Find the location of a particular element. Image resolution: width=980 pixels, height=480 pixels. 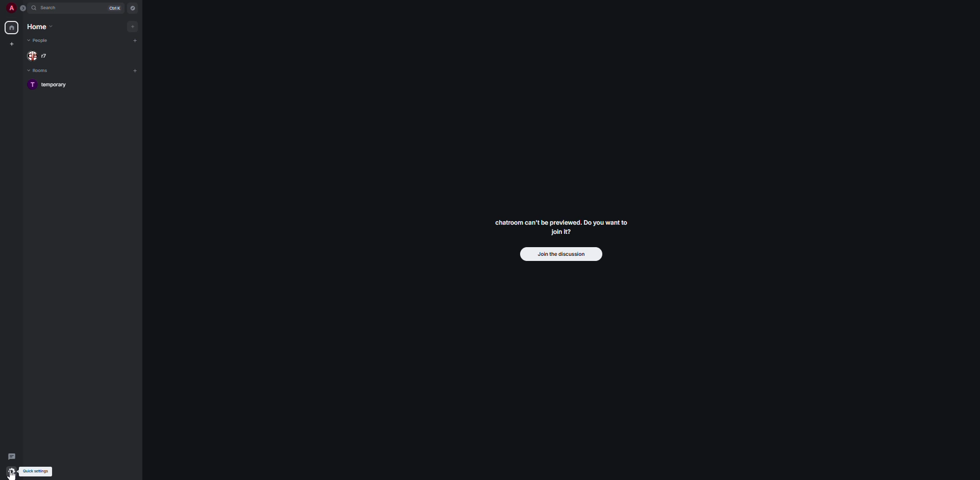

cursor is located at coordinates (13, 476).